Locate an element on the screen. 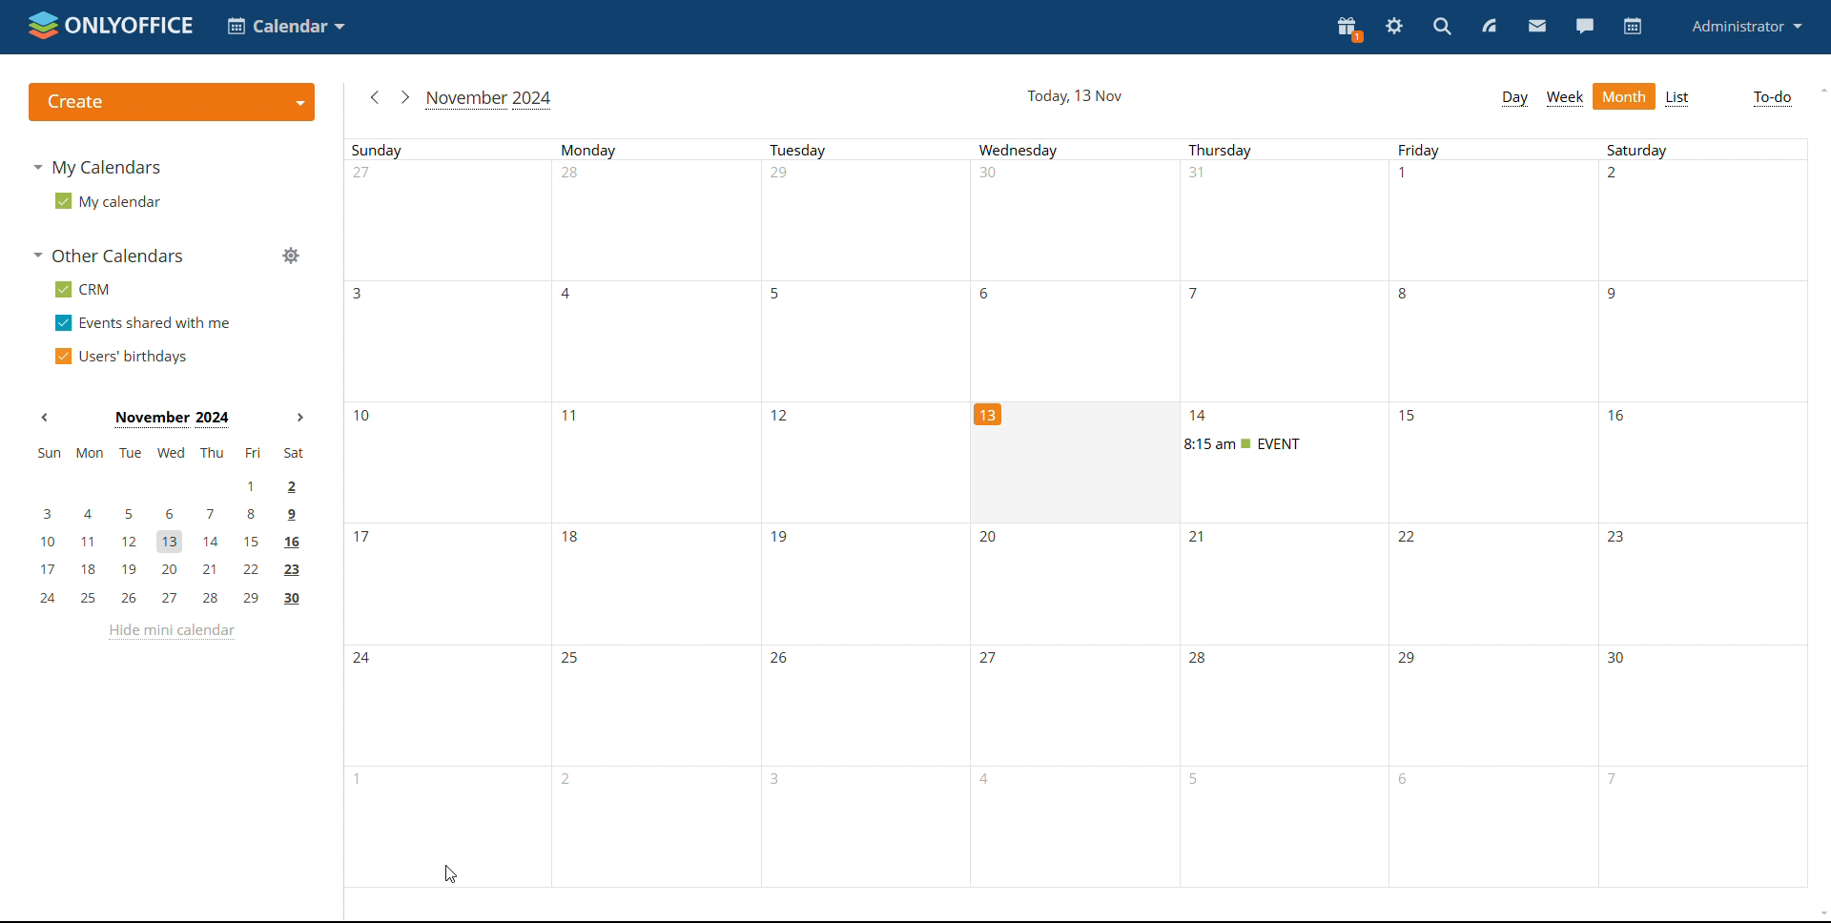  Days of the week is located at coordinates (1085, 149).